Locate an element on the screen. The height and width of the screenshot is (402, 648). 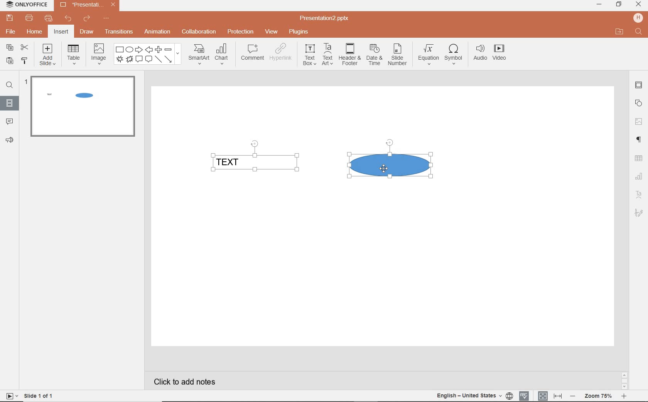
textbox is located at coordinates (309, 55).